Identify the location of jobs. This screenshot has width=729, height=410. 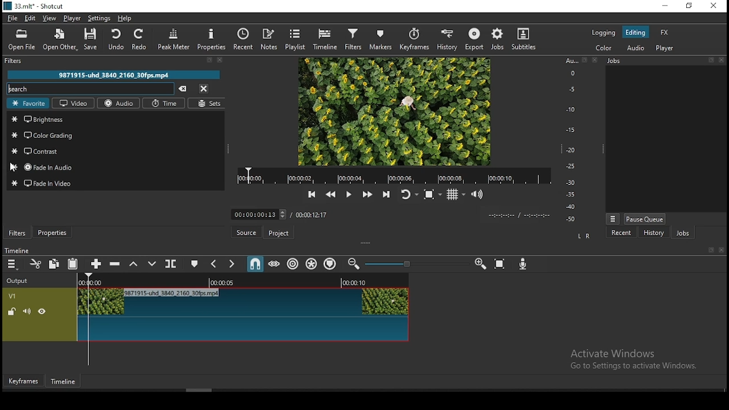
(498, 38).